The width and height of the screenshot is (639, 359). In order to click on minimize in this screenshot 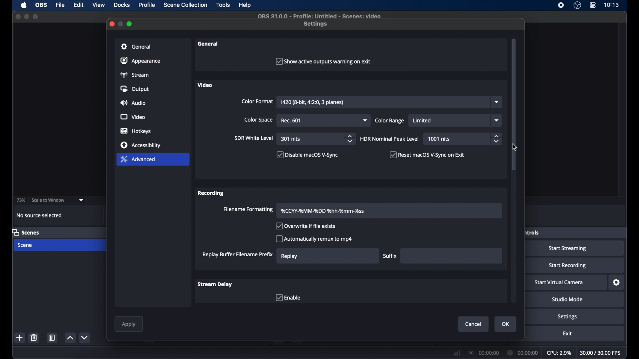, I will do `click(26, 17)`.